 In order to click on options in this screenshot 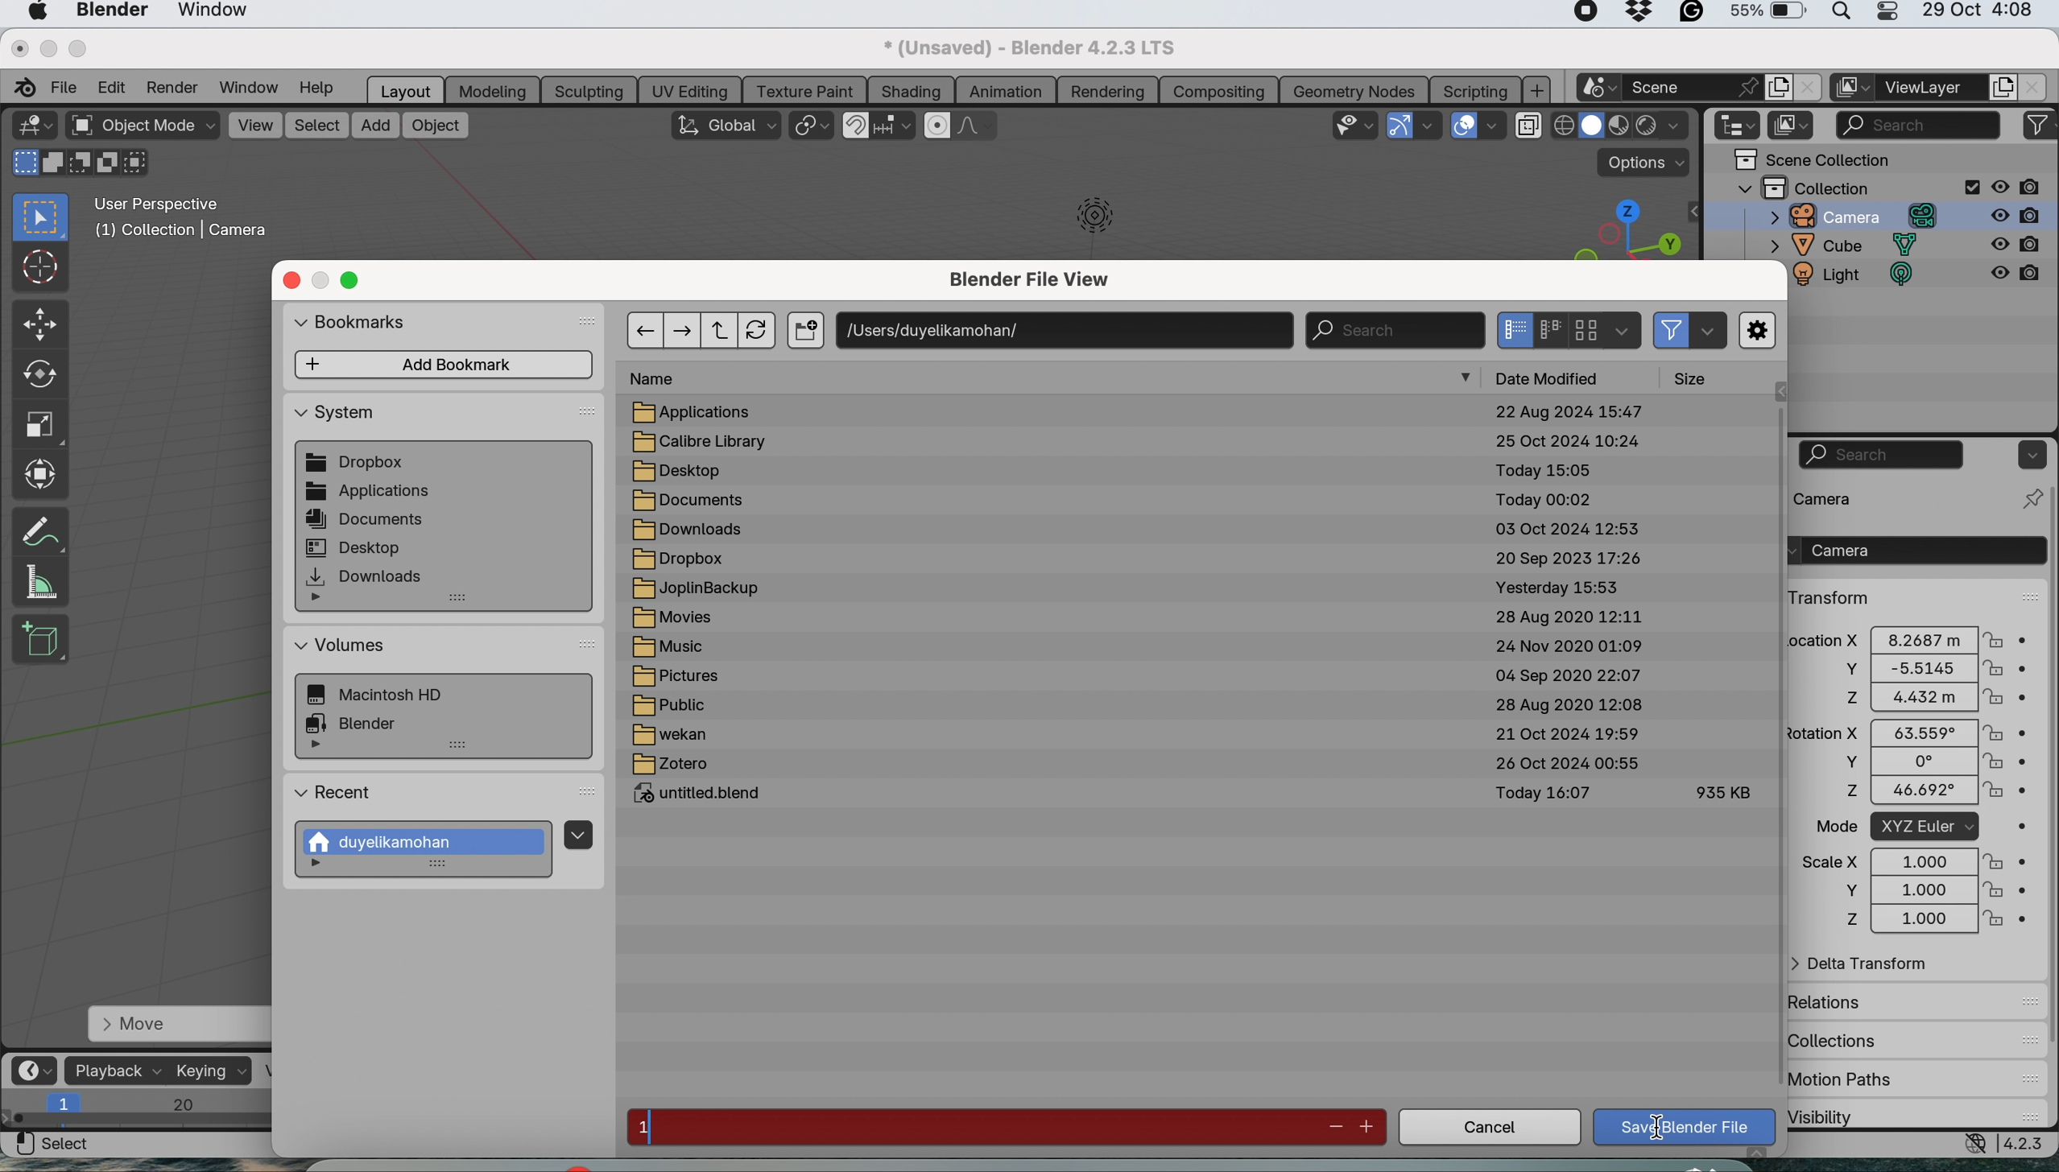, I will do `click(1647, 163)`.